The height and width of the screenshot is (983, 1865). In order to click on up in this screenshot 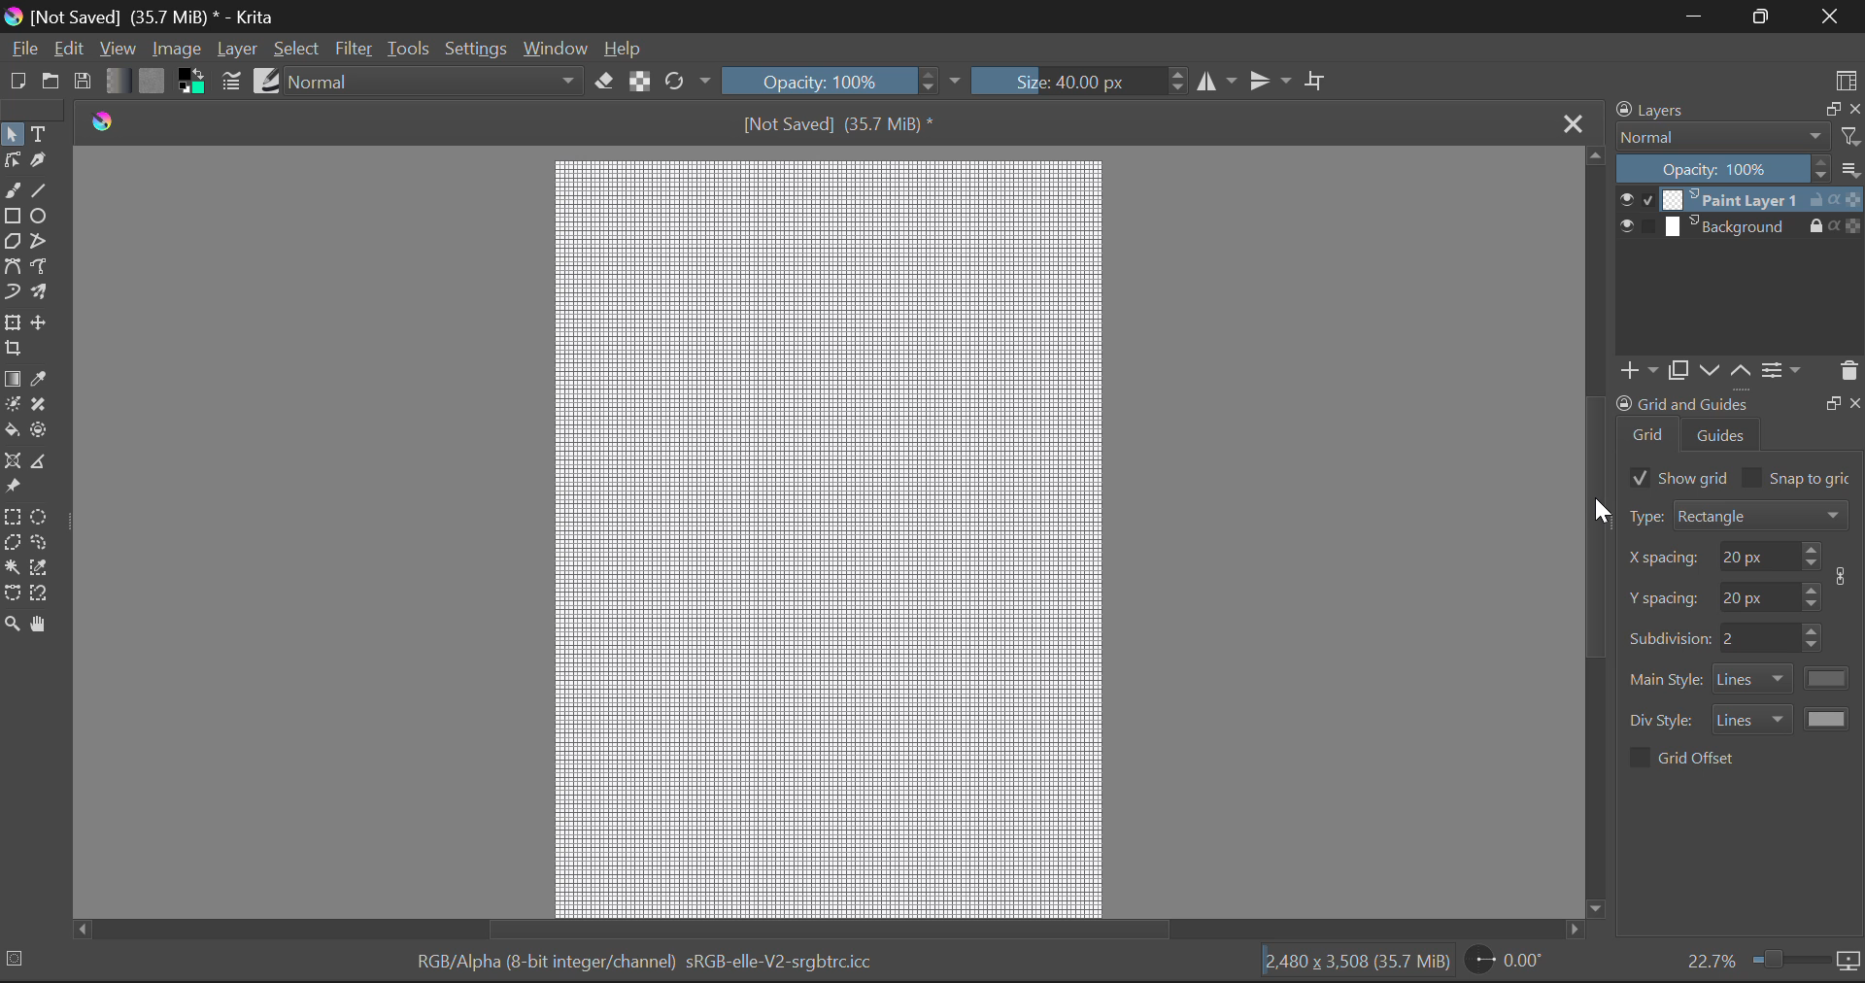, I will do `click(1740, 371)`.